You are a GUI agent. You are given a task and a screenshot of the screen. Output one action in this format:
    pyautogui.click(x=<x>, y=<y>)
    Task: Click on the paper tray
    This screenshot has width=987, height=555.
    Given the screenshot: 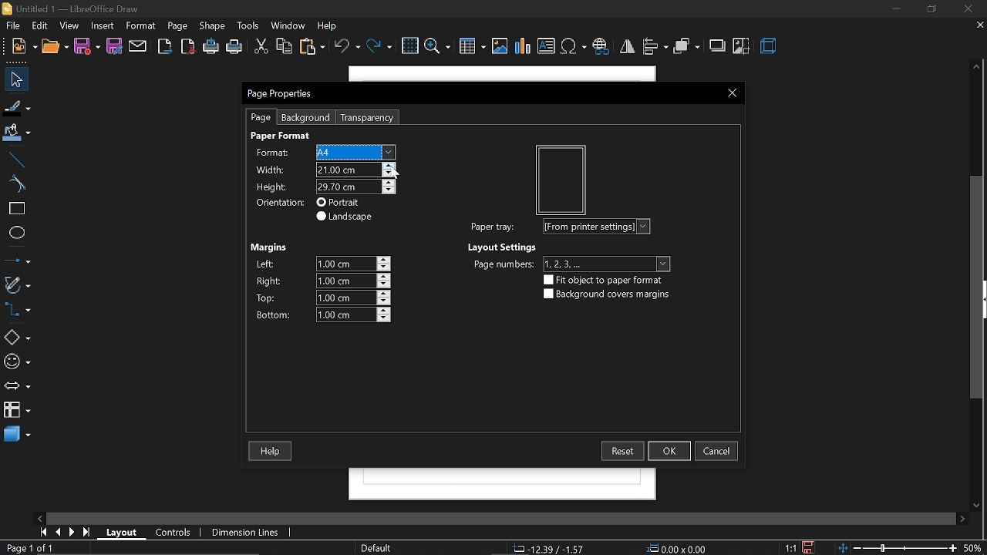 What is the action you would take?
    pyautogui.click(x=494, y=229)
    